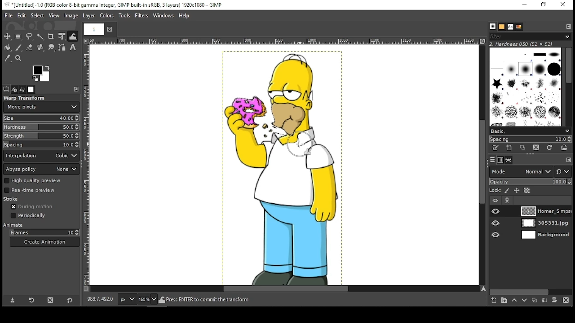  Describe the element at coordinates (501, 160) in the screenshot. I see `channels` at that location.